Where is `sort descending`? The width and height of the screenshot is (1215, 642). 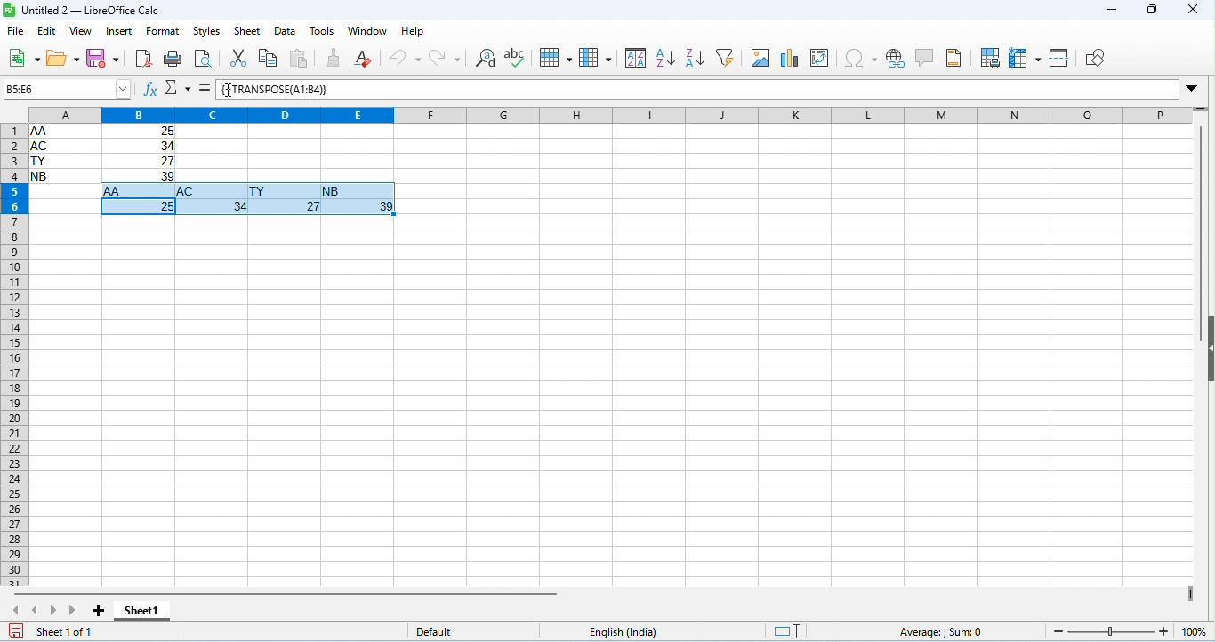
sort descending is located at coordinates (696, 57).